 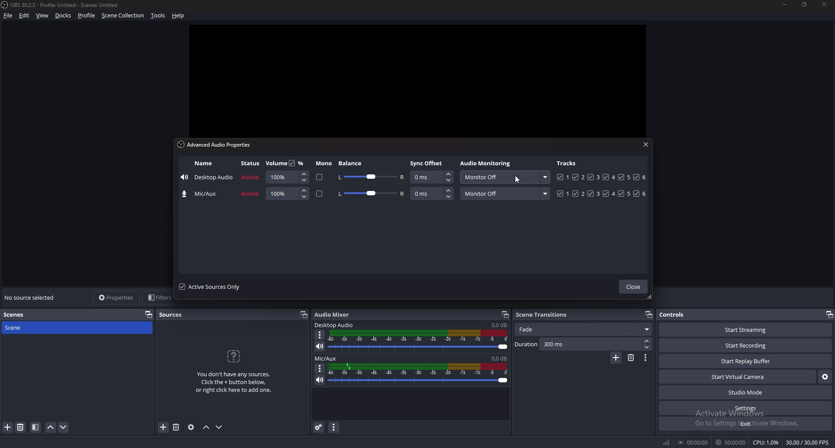 What do you see at coordinates (219, 427) in the screenshot?
I see `move source down` at bounding box center [219, 427].